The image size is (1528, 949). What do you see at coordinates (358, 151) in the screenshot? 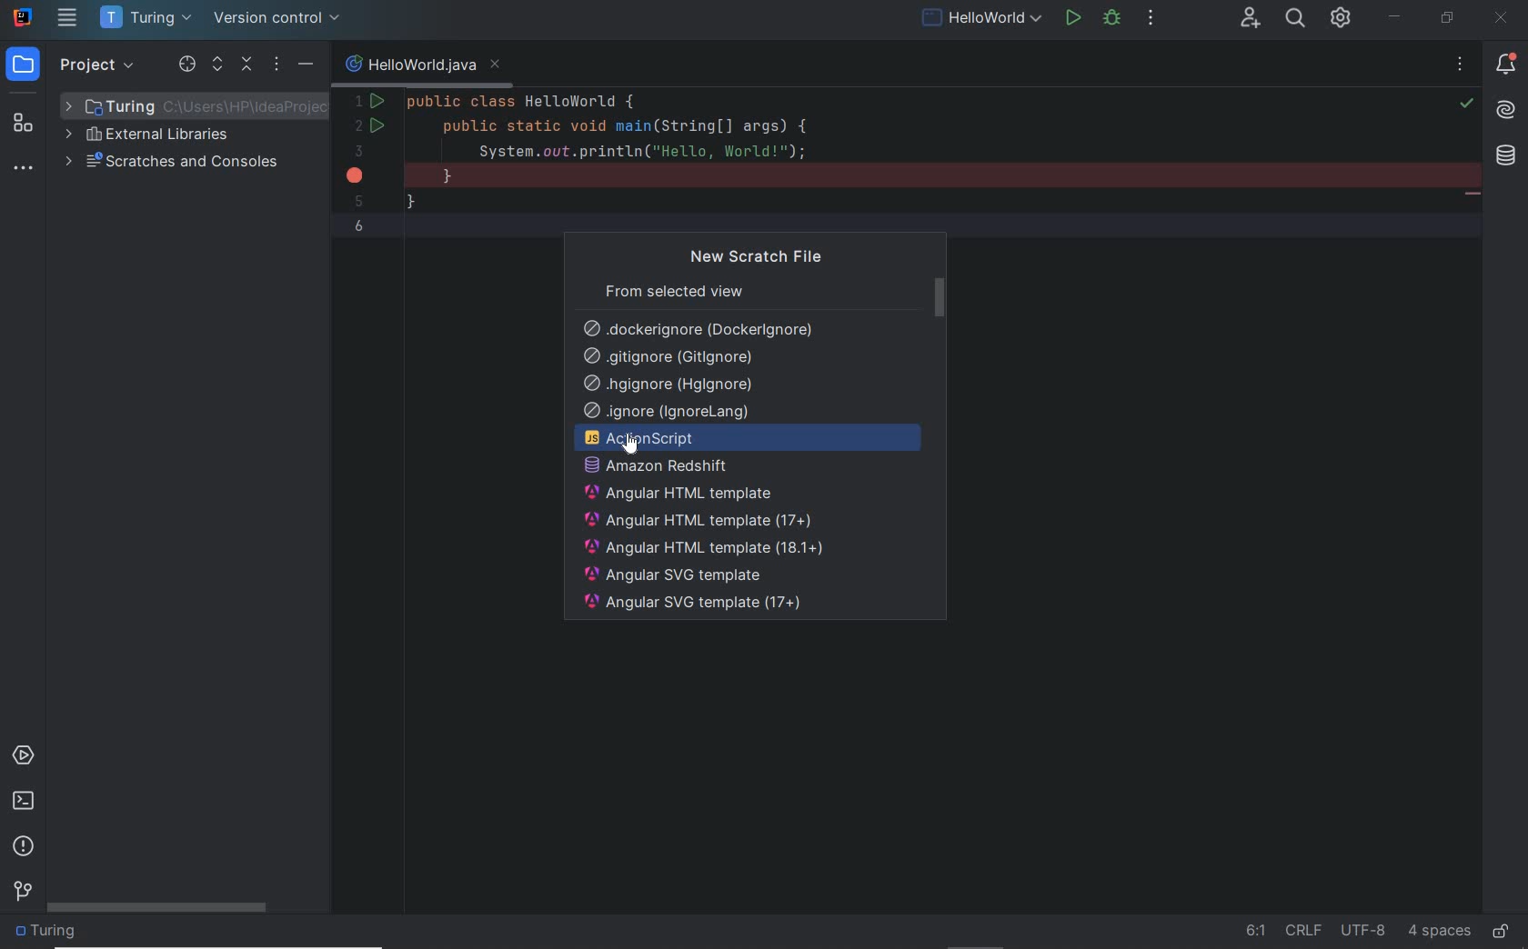
I see `3` at bounding box center [358, 151].